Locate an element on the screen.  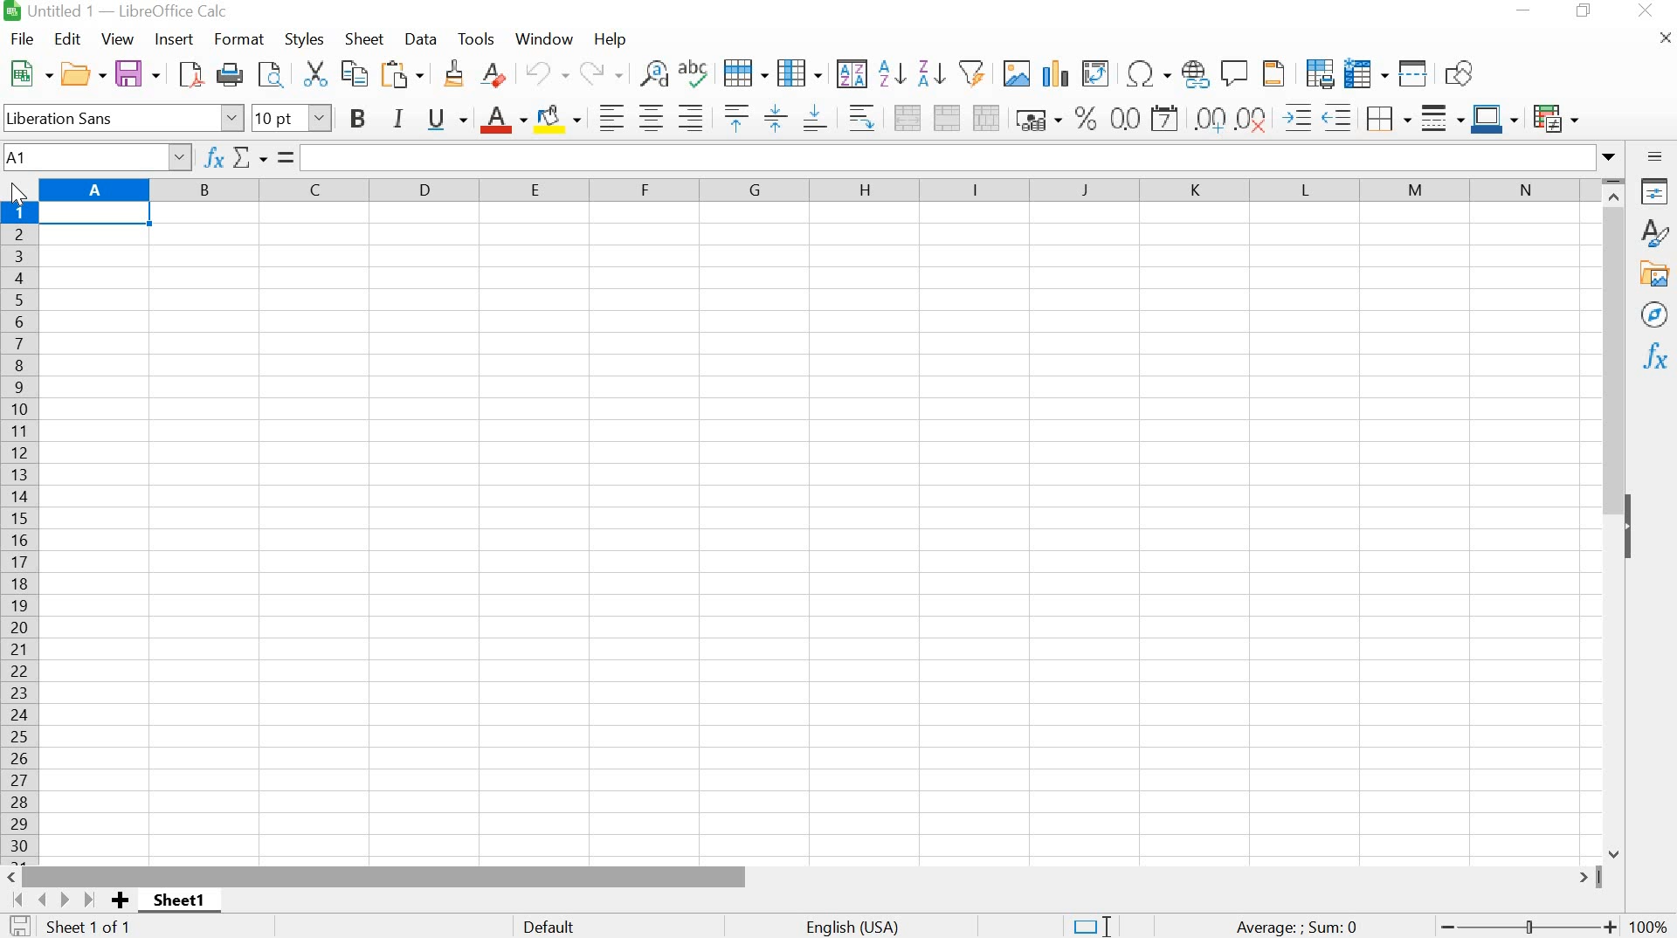
HELP is located at coordinates (611, 38).